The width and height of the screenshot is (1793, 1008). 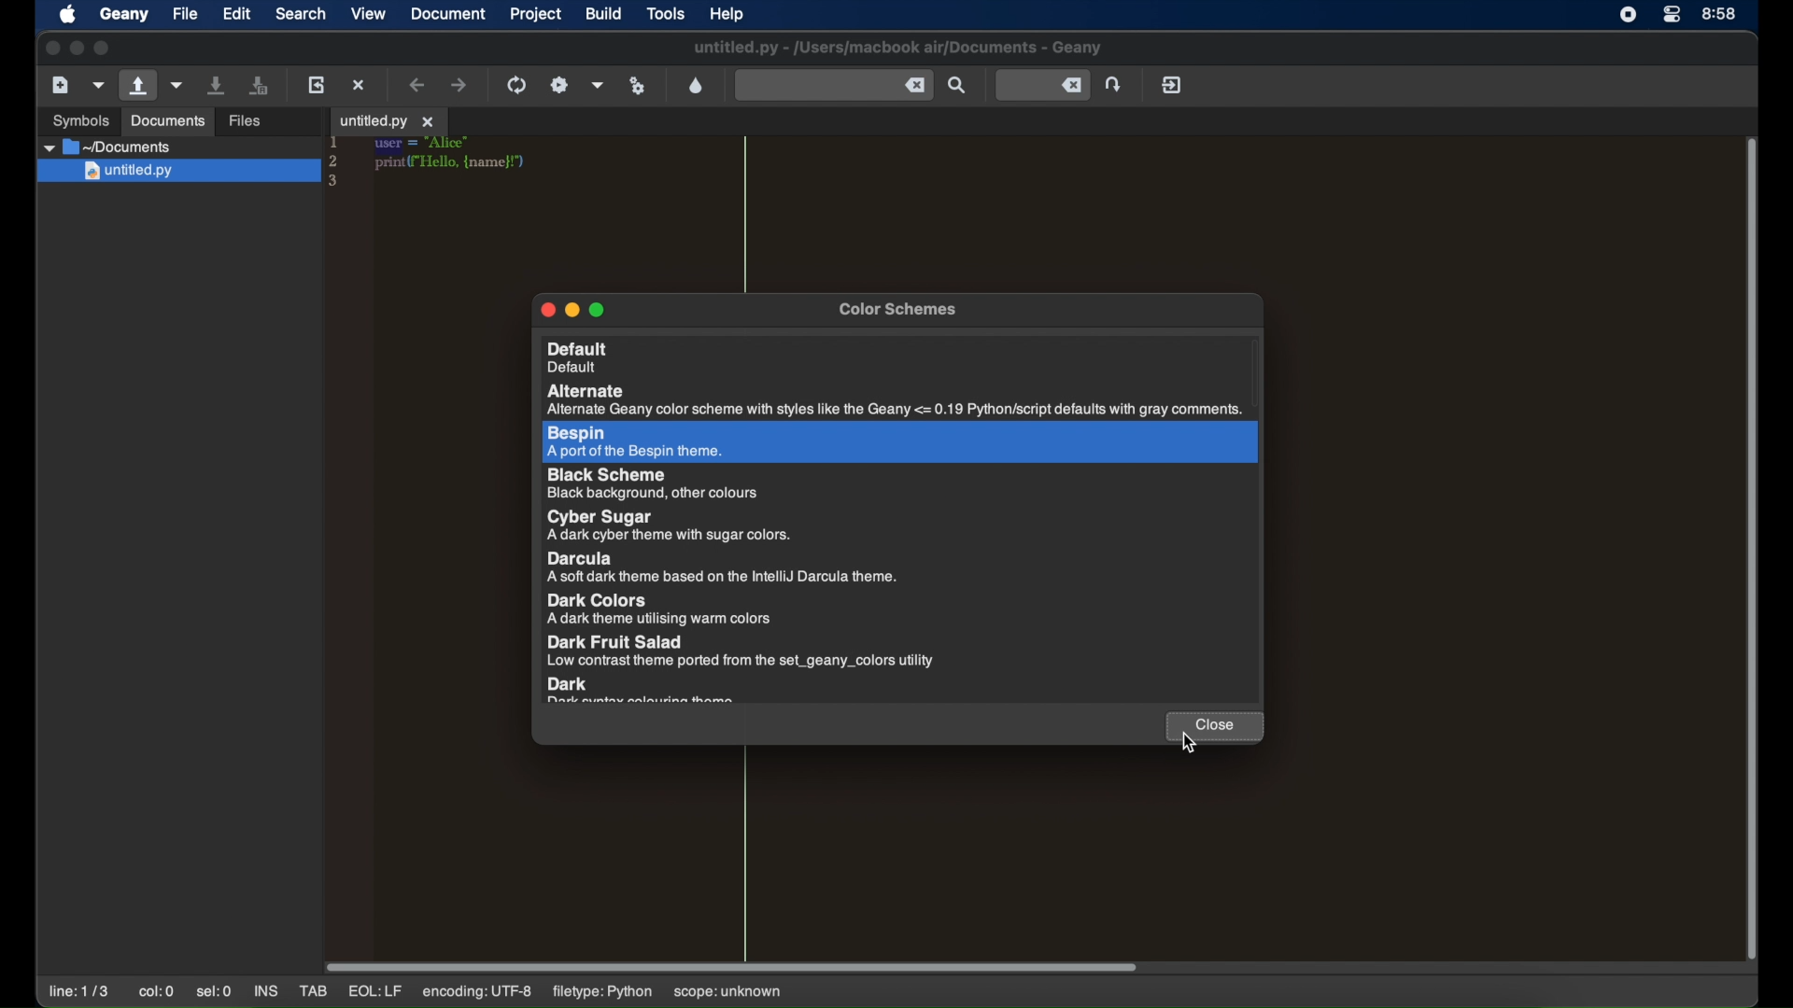 What do you see at coordinates (666, 14) in the screenshot?
I see `tools` at bounding box center [666, 14].